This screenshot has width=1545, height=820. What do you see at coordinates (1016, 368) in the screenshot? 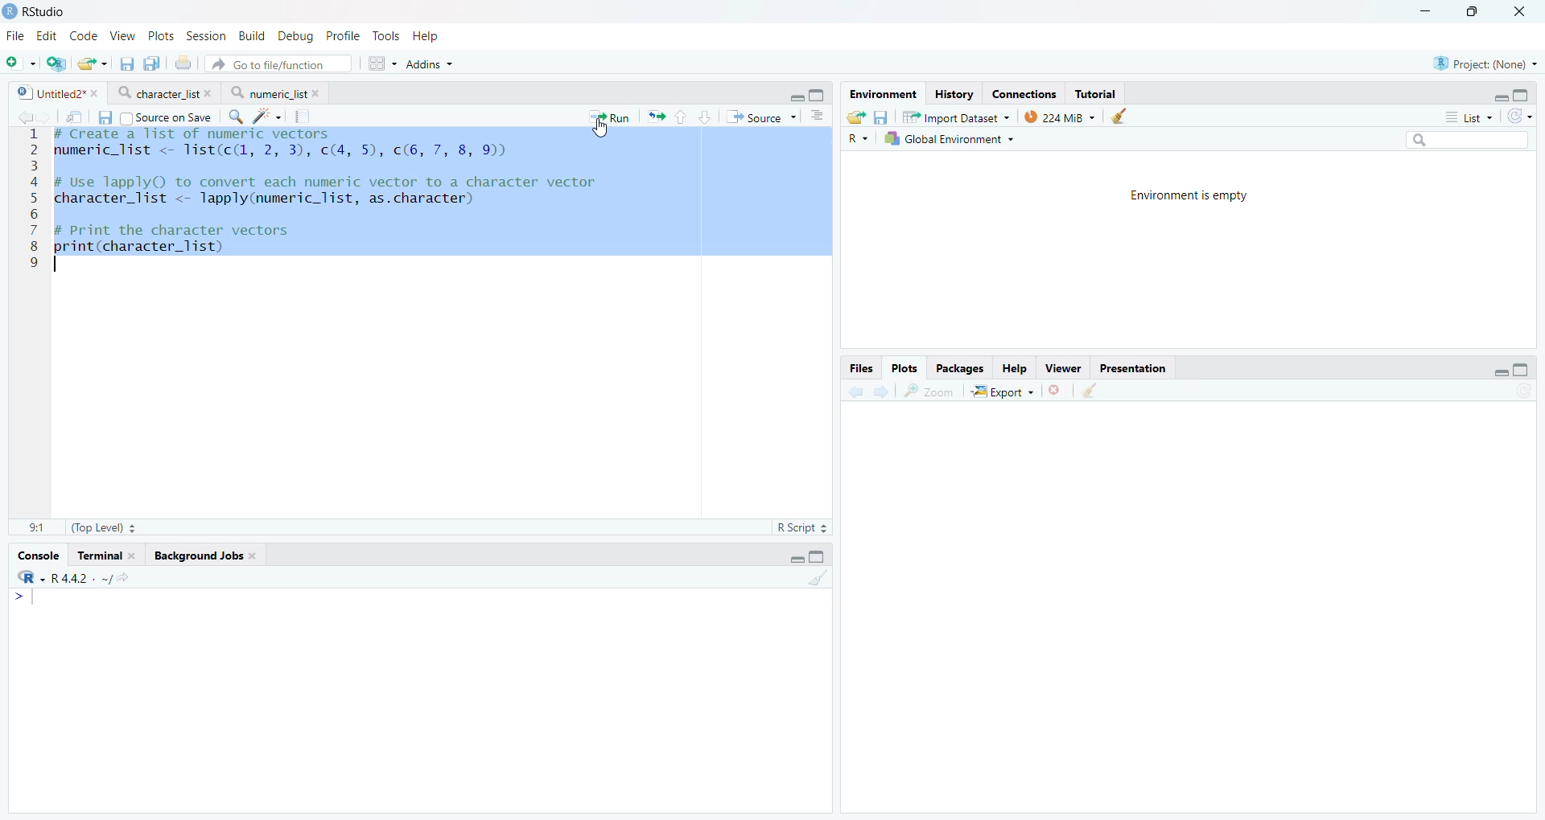
I see `Help` at bounding box center [1016, 368].